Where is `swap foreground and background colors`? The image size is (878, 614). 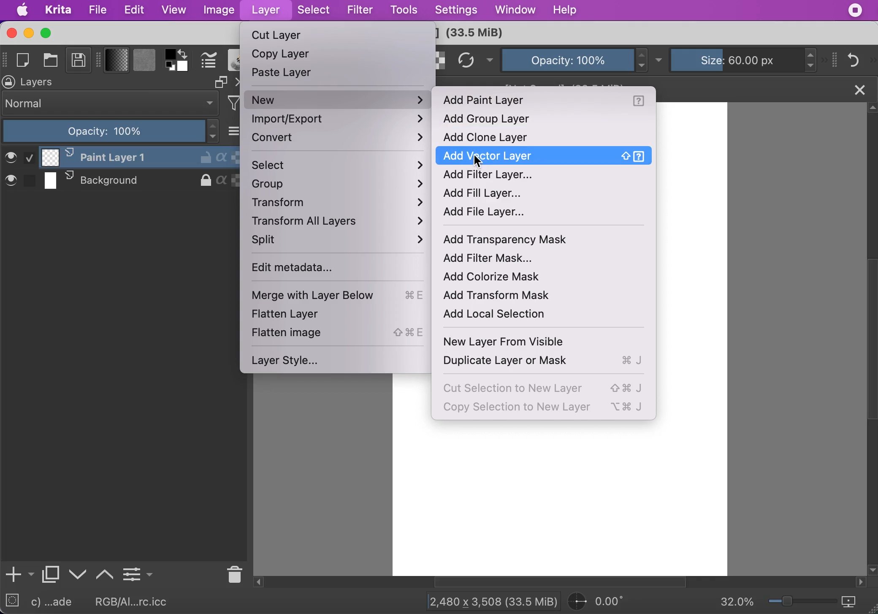
swap foreground and background colors is located at coordinates (185, 53).